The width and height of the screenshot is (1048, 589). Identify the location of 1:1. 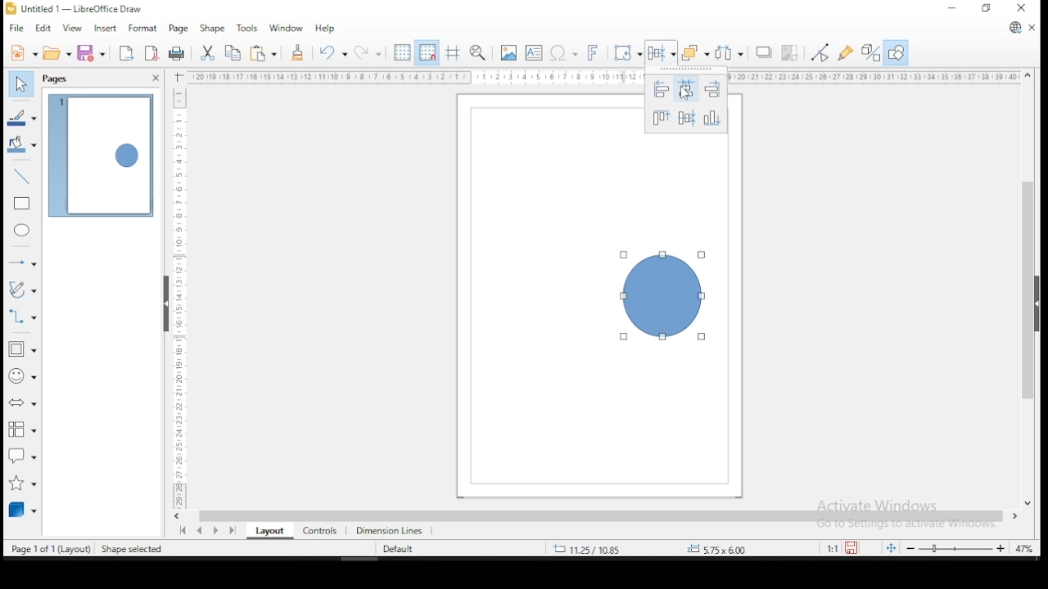
(831, 548).